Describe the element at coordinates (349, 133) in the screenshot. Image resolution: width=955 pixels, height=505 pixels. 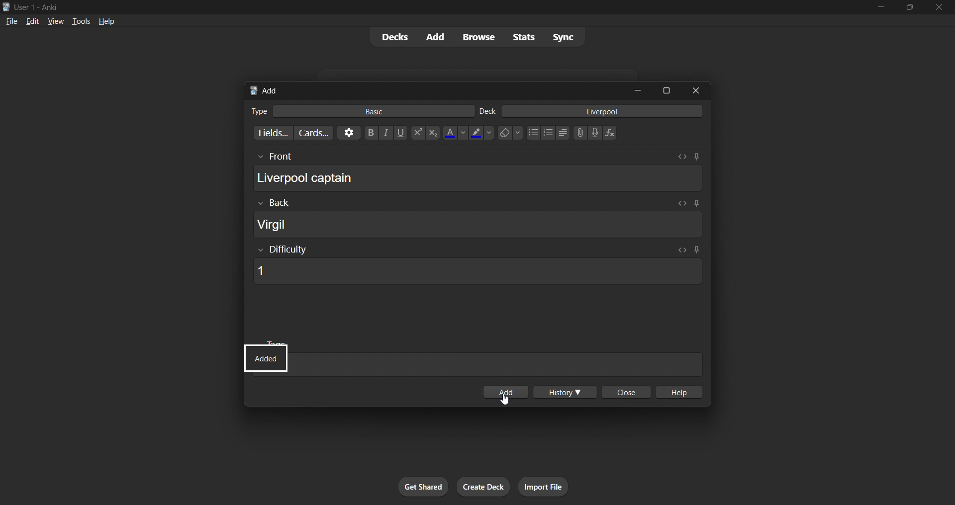
I see `options` at that location.